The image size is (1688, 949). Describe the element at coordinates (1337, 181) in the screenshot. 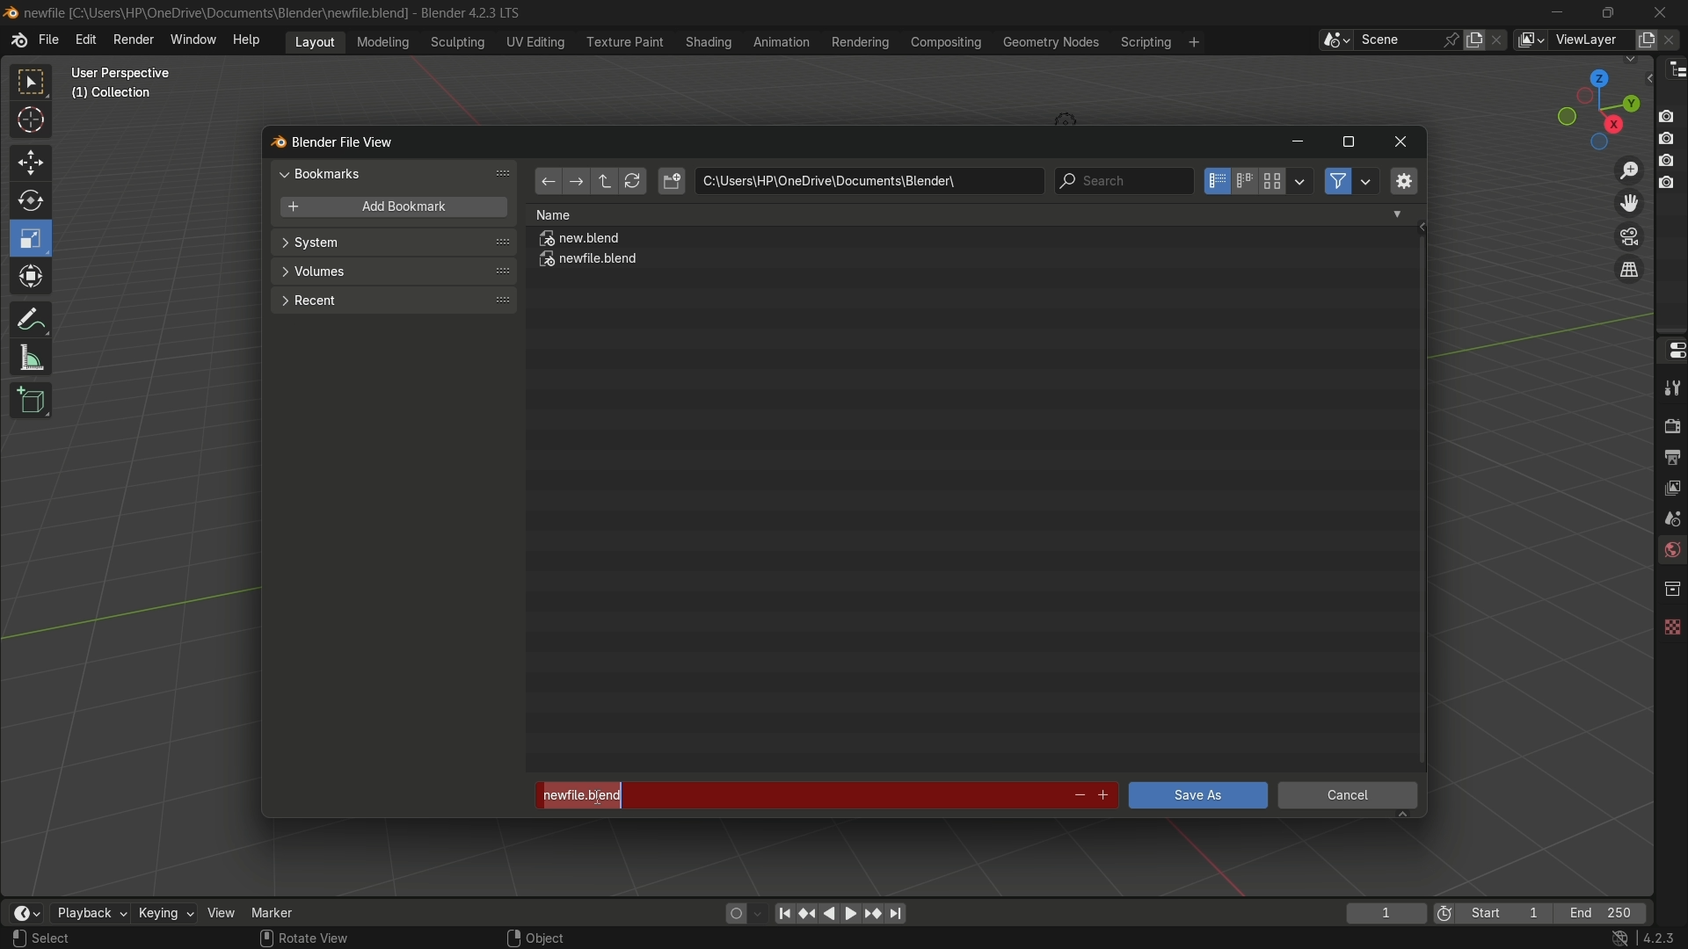

I see `filter files` at that location.